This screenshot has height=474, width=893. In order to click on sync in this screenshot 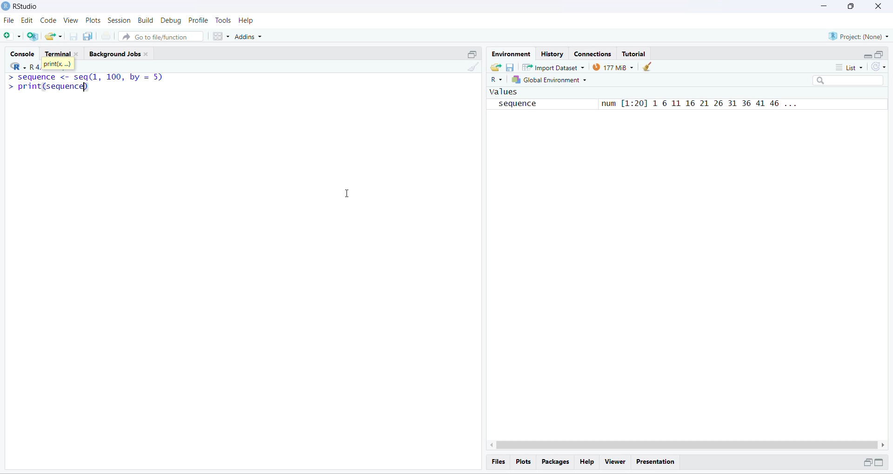, I will do `click(879, 66)`.